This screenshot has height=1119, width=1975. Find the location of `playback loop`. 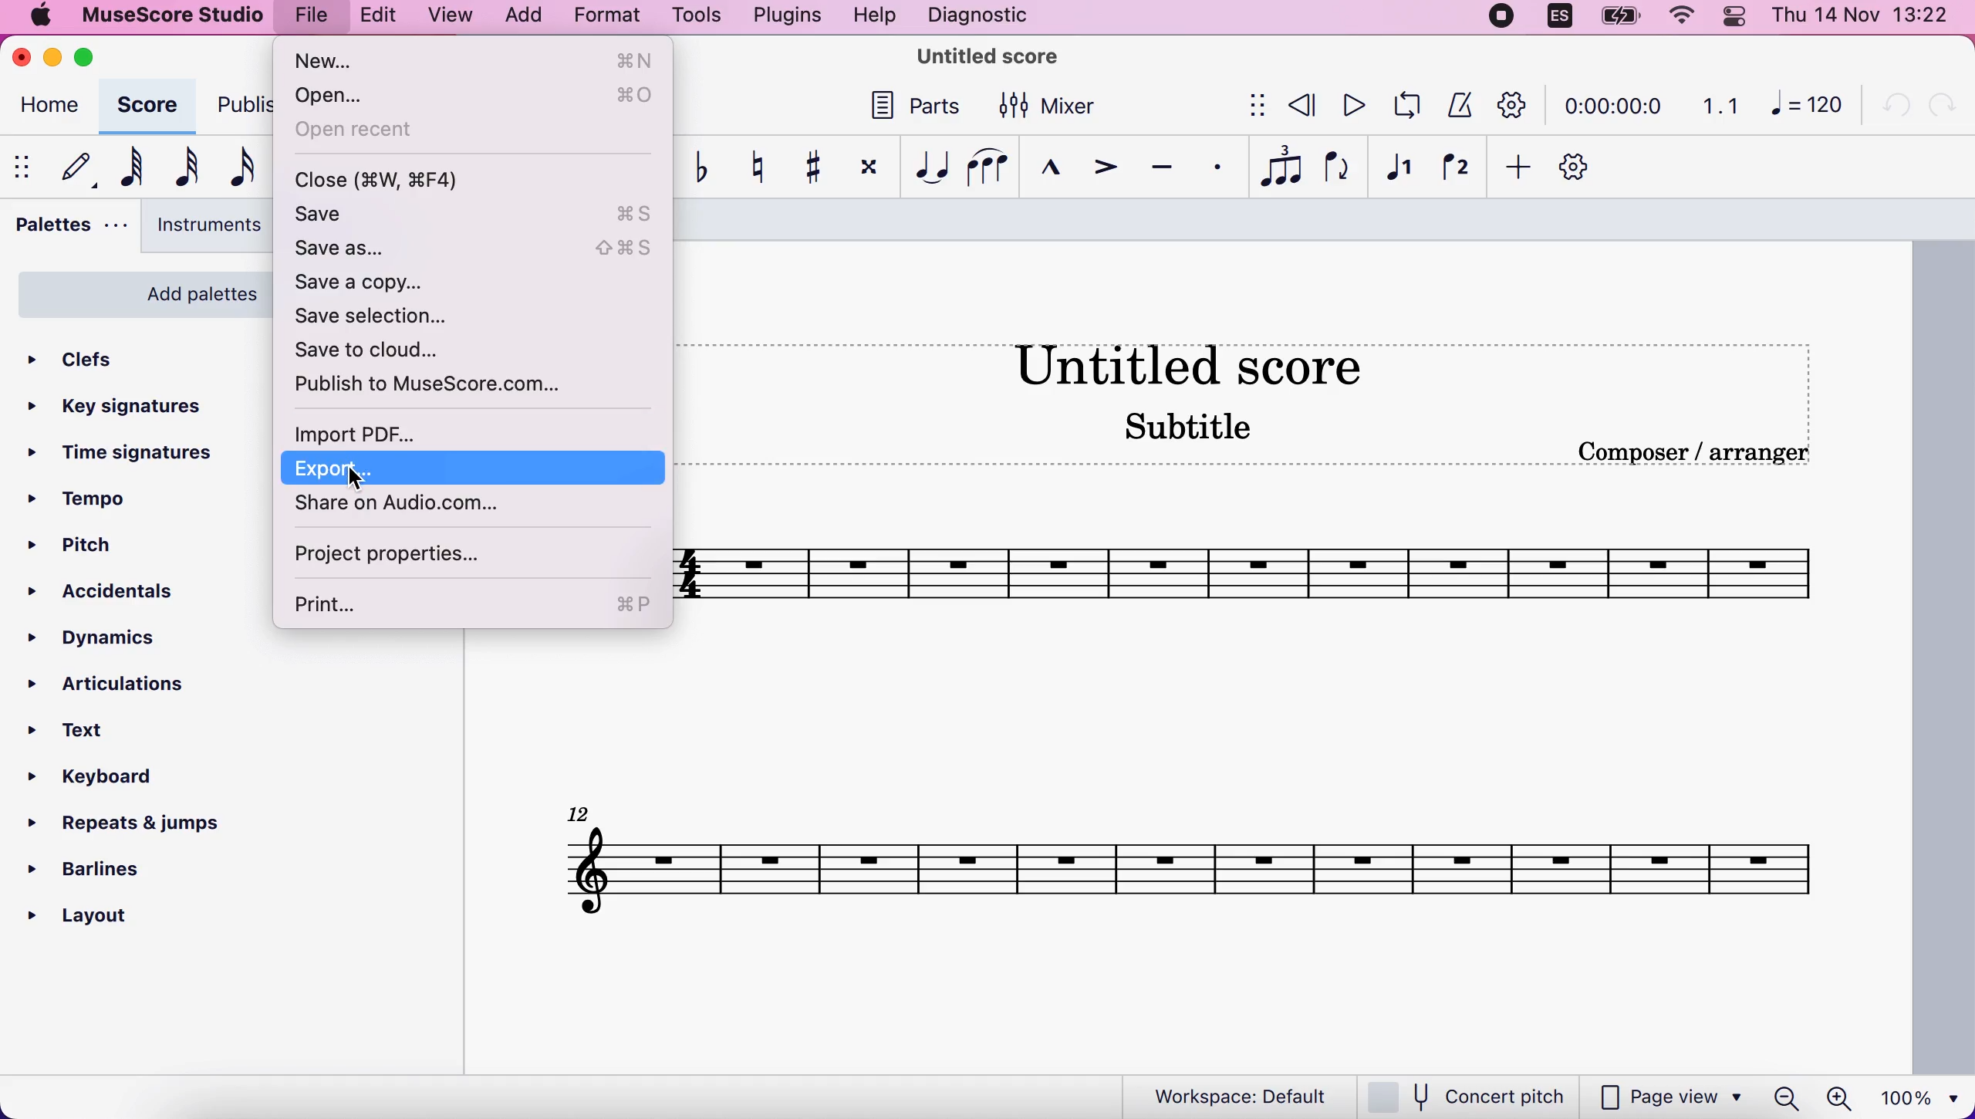

playback loop is located at coordinates (1403, 106).